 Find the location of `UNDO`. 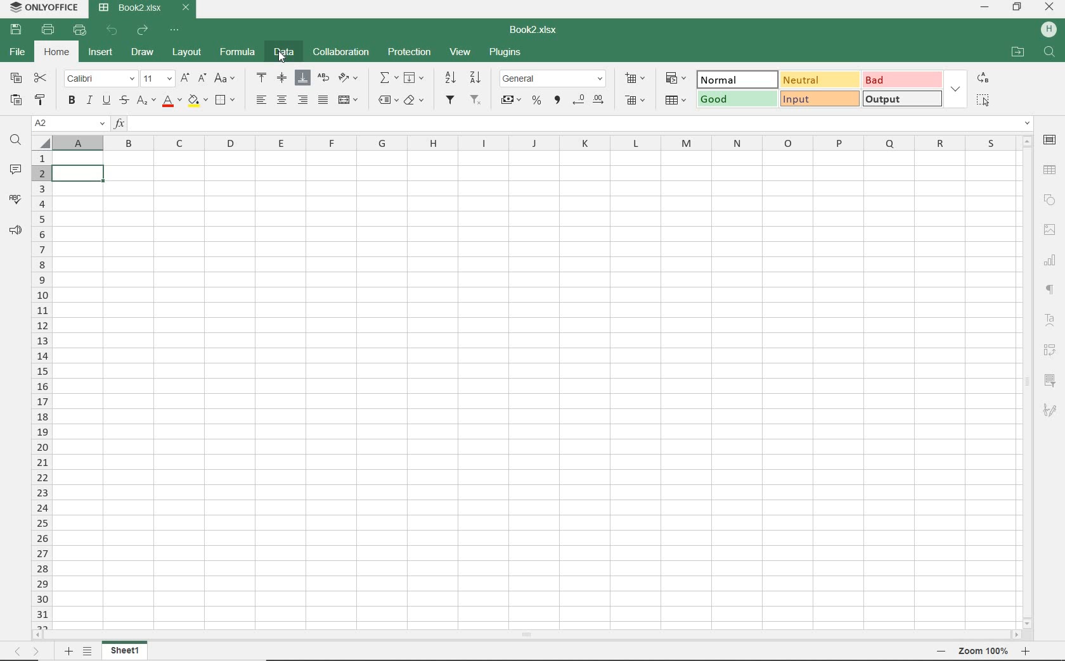

UNDO is located at coordinates (112, 30).